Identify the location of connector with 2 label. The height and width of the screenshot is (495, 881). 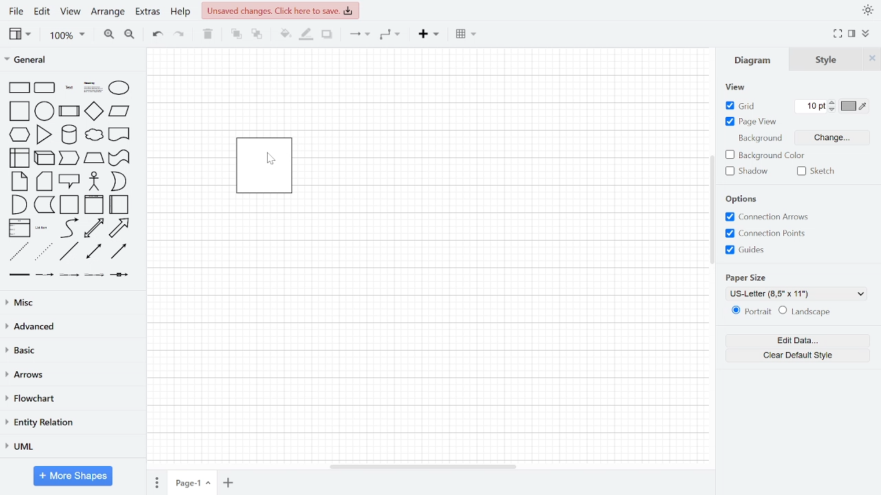
(70, 276).